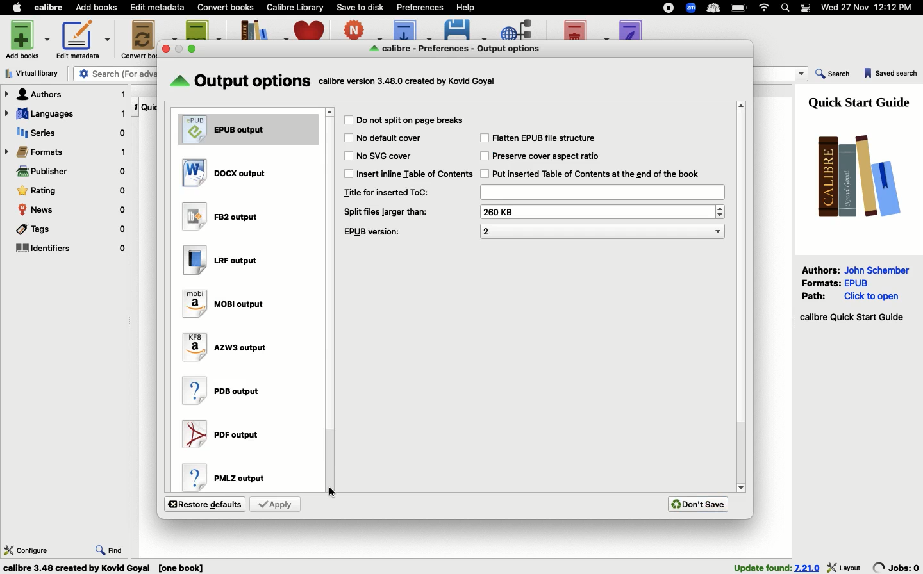 This screenshot has width=923, height=574. Describe the element at coordinates (69, 231) in the screenshot. I see `Tags` at that location.